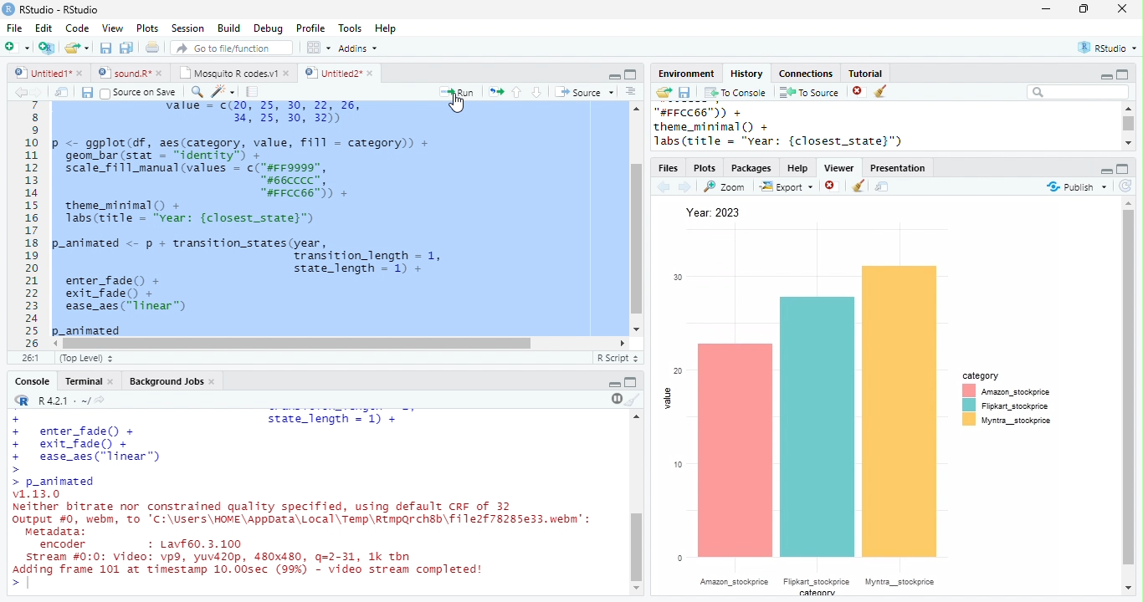  What do you see at coordinates (63, 93) in the screenshot?
I see `show in new window` at bounding box center [63, 93].